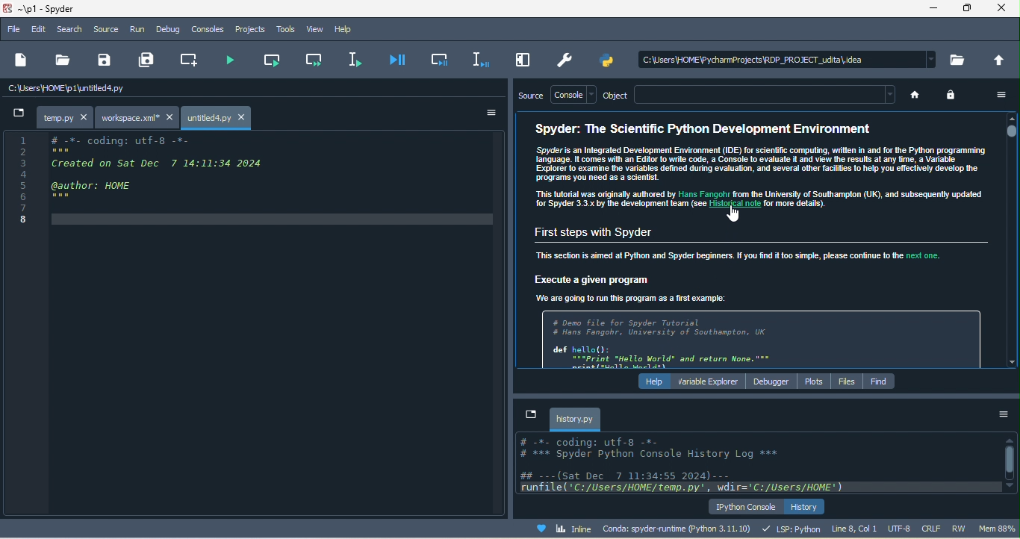  Describe the element at coordinates (999, 414) in the screenshot. I see `option` at that location.